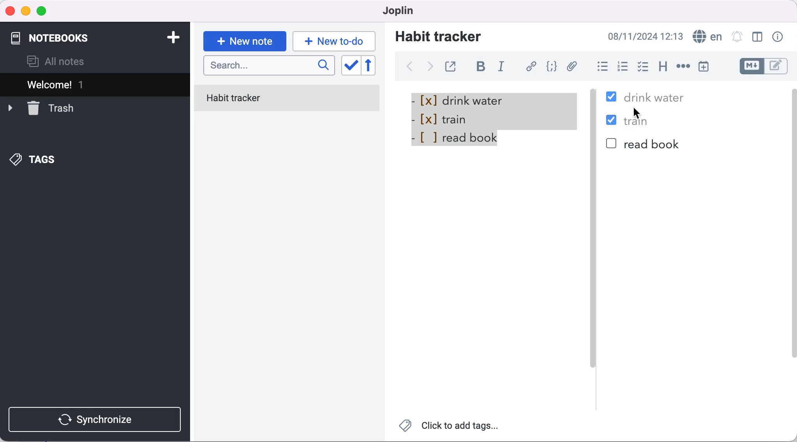 The image size is (797, 442). I want to click on bulleted list, so click(601, 67).